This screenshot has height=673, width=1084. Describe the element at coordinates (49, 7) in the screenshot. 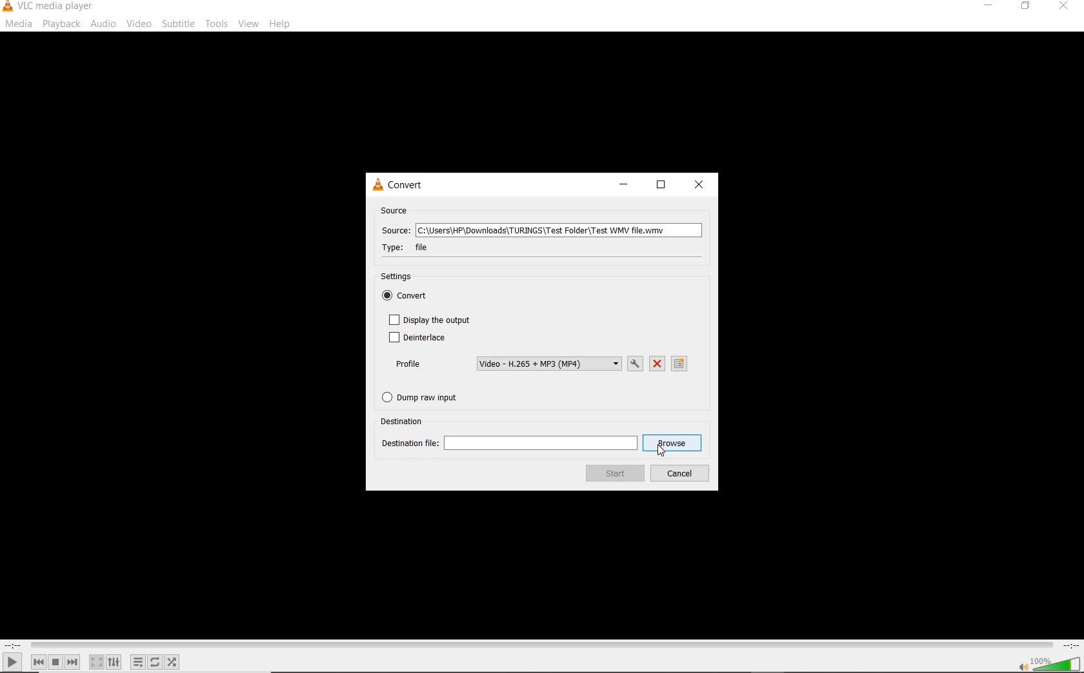

I see `system name` at that location.